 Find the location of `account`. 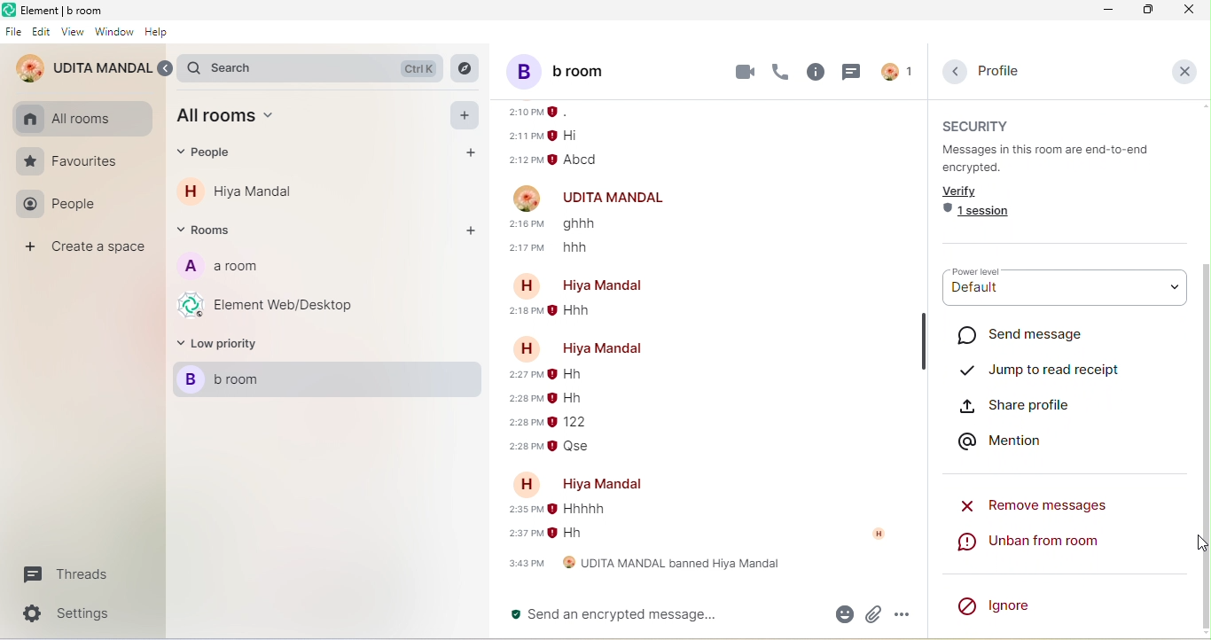

account is located at coordinates (895, 71).